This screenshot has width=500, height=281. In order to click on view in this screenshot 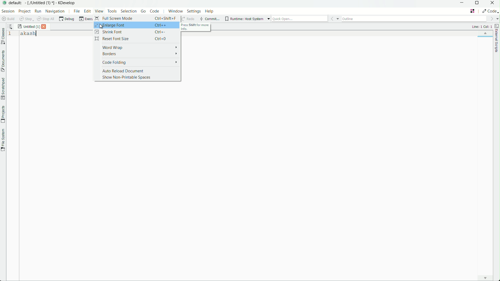, I will do `click(99, 11)`.